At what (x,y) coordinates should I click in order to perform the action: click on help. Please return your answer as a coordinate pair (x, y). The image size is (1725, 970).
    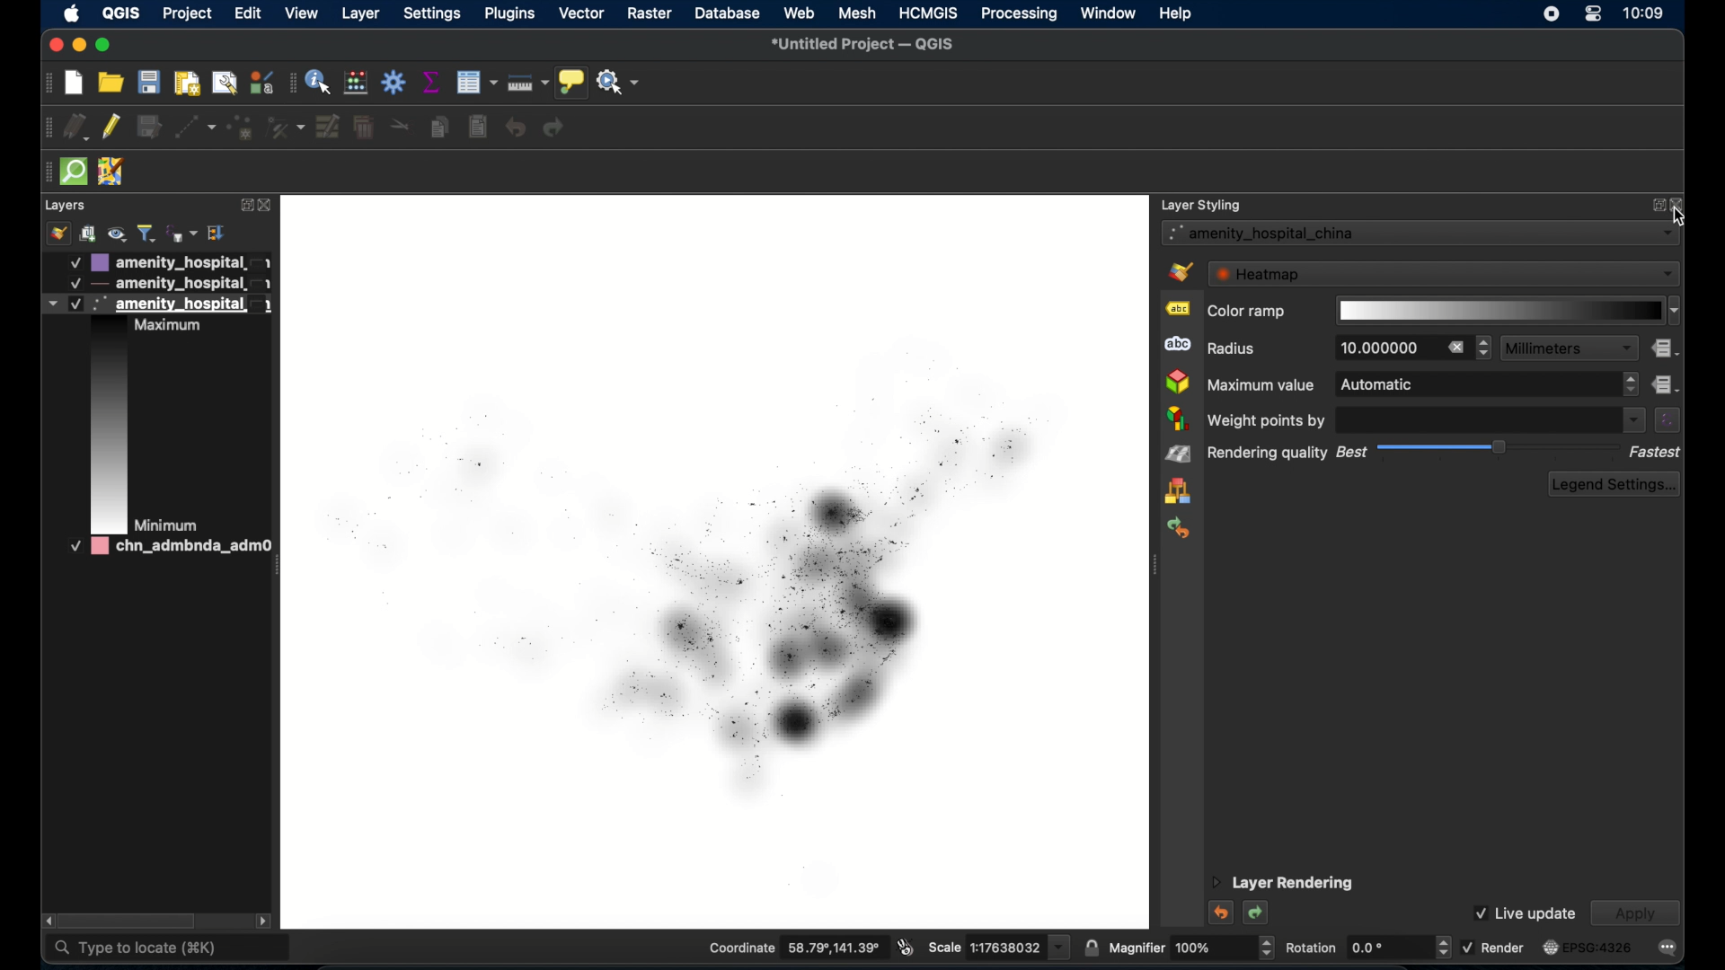
    Looking at the image, I should click on (1178, 13).